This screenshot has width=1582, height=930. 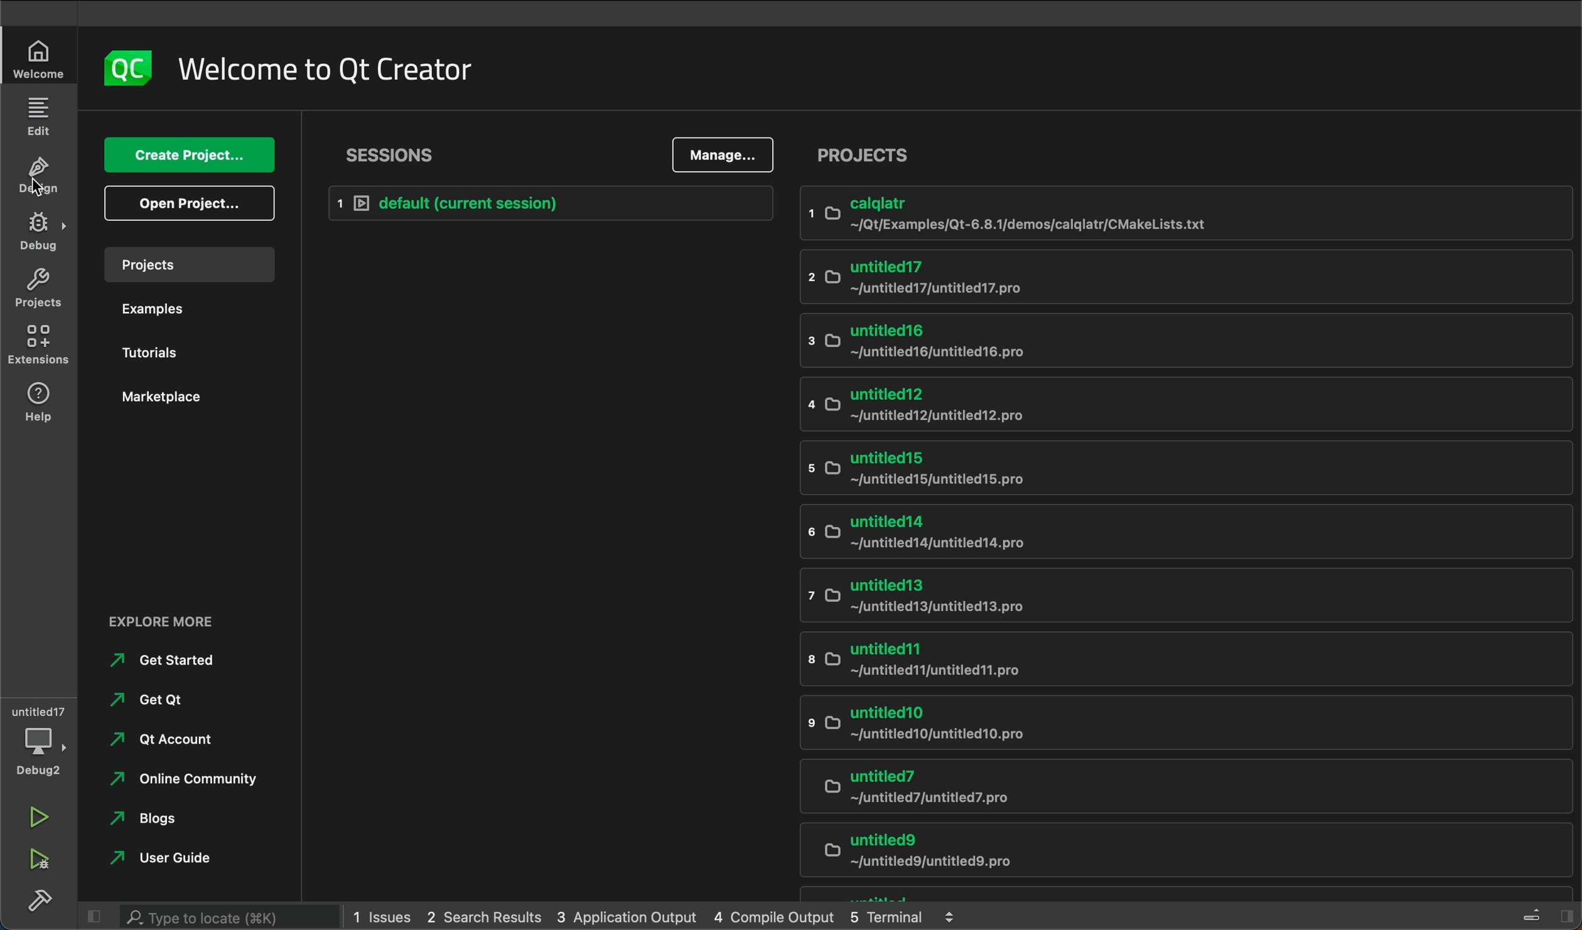 What do you see at coordinates (1121, 278) in the screenshot?
I see `untitled17` at bounding box center [1121, 278].